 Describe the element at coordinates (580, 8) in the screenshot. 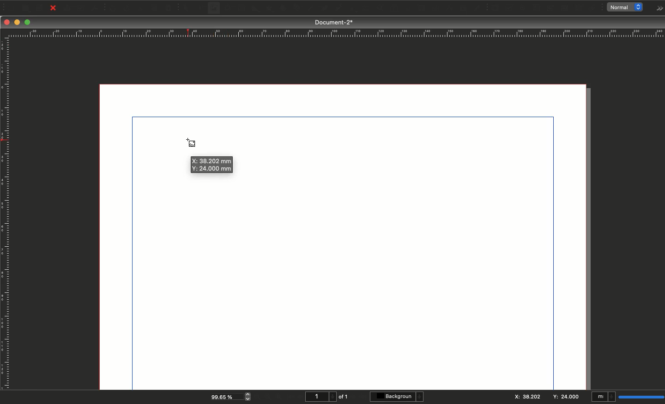

I see `Text annotation` at that location.